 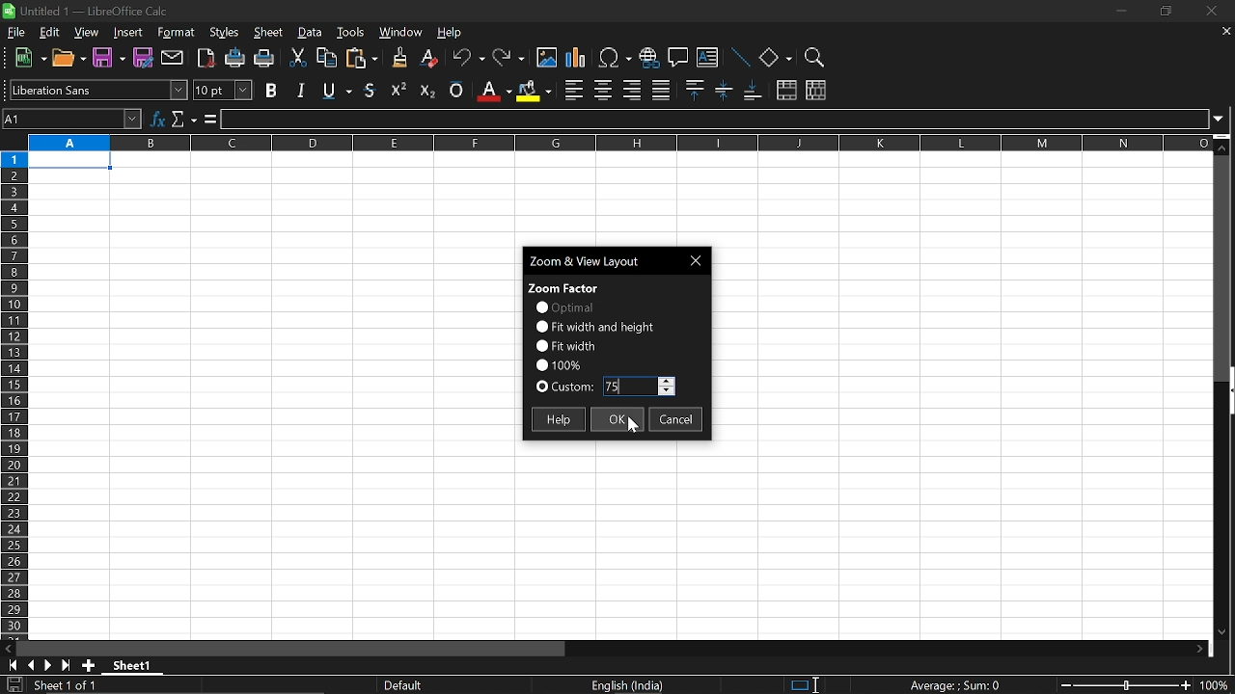 What do you see at coordinates (1224, 33) in the screenshot?
I see `close current sheet` at bounding box center [1224, 33].